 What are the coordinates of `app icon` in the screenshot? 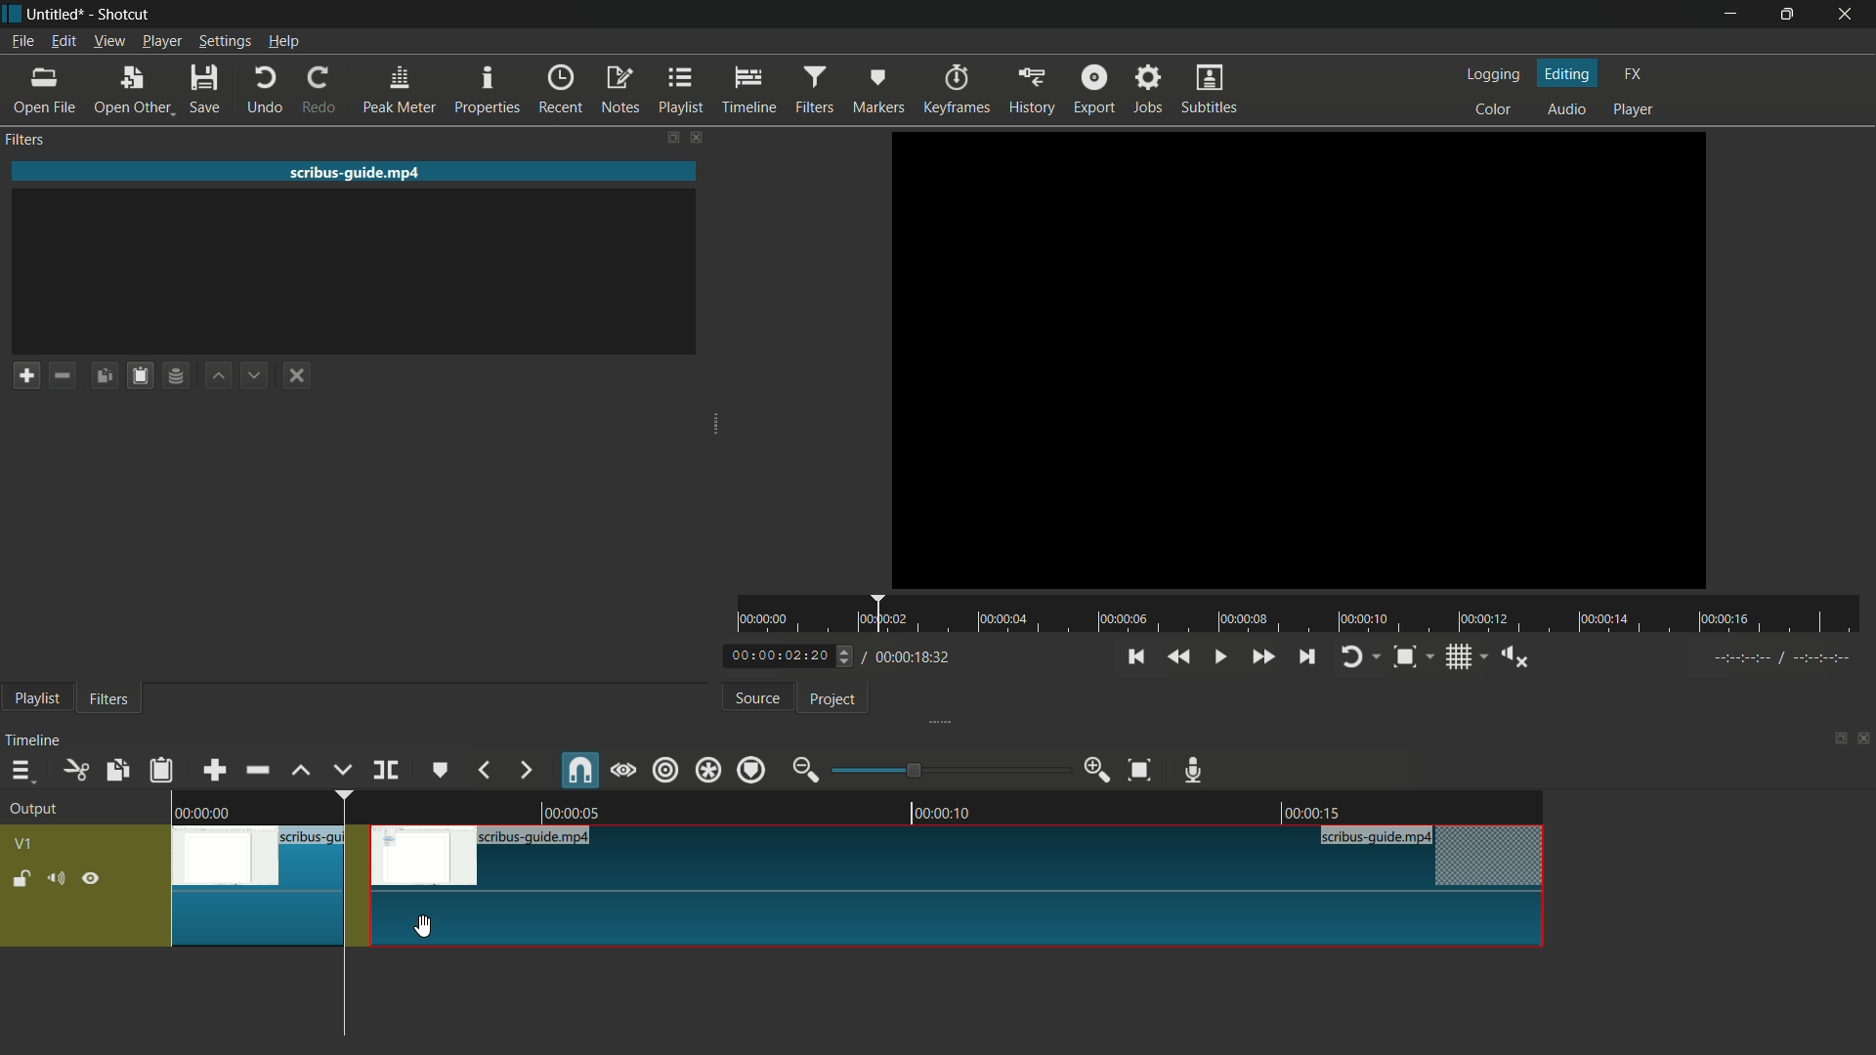 It's located at (12, 12).